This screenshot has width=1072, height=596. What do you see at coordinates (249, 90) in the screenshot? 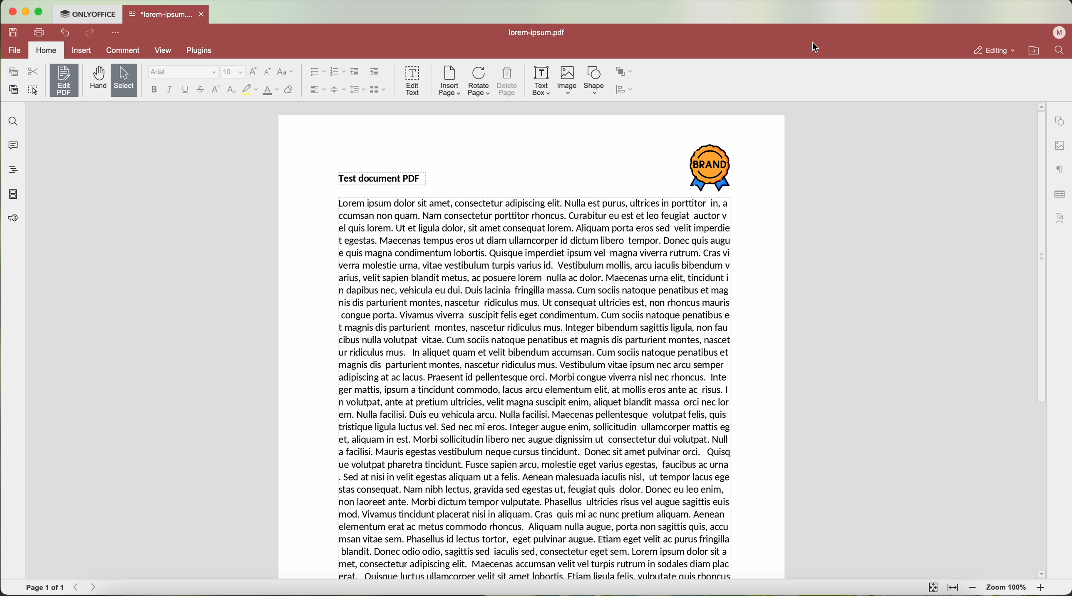
I see `highlight color` at bounding box center [249, 90].